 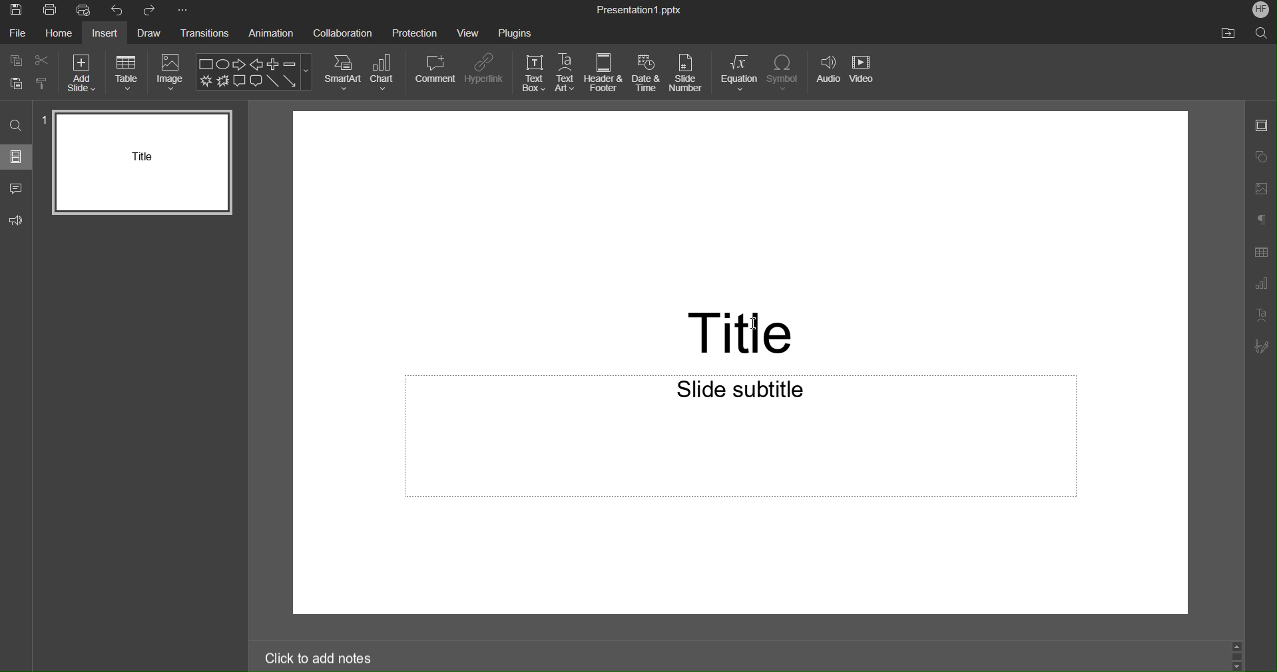 I want to click on Table, so click(x=126, y=72).